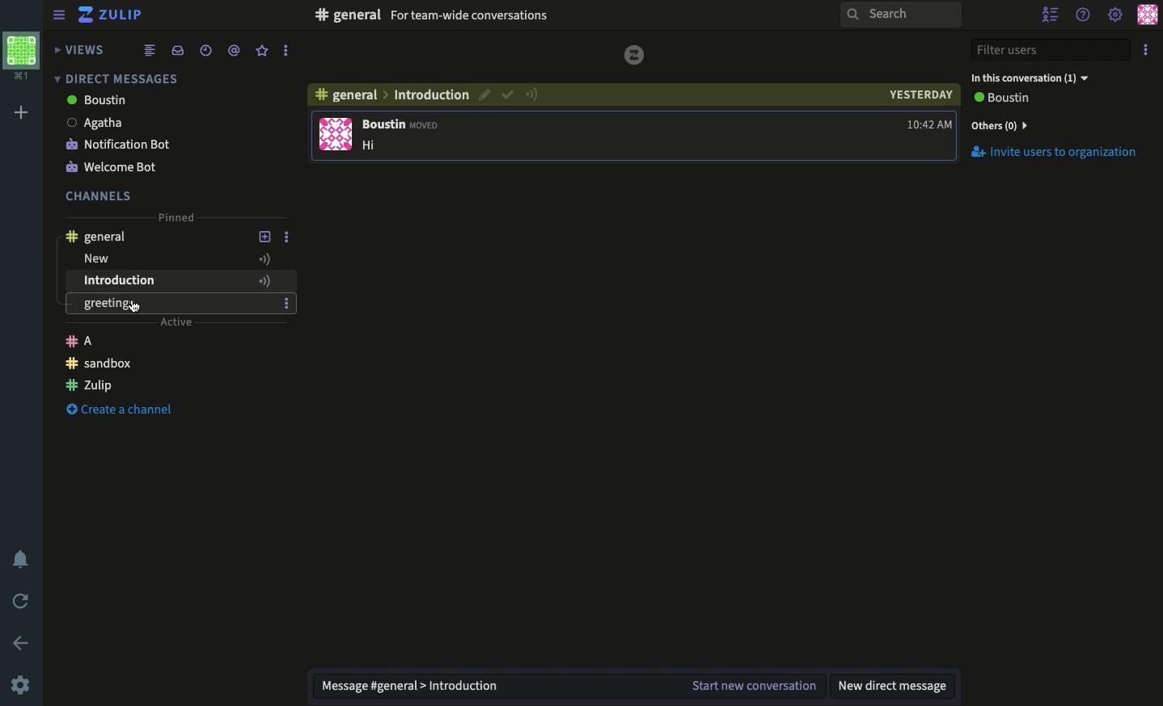 This screenshot has height=706, width=1163. Describe the element at coordinates (263, 50) in the screenshot. I see `Favorite` at that location.